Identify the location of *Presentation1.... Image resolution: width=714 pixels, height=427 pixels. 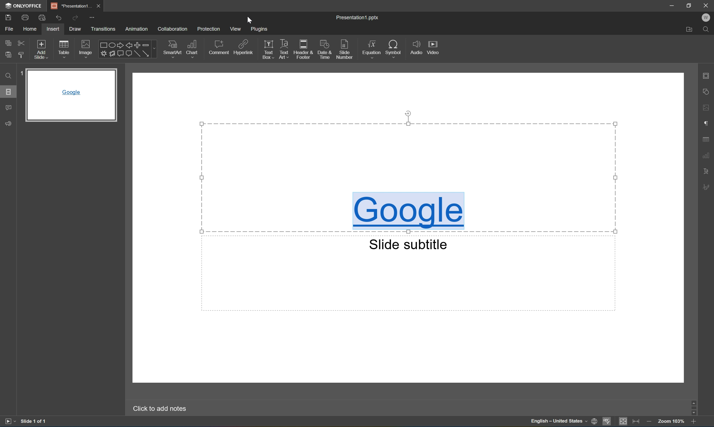
(71, 5).